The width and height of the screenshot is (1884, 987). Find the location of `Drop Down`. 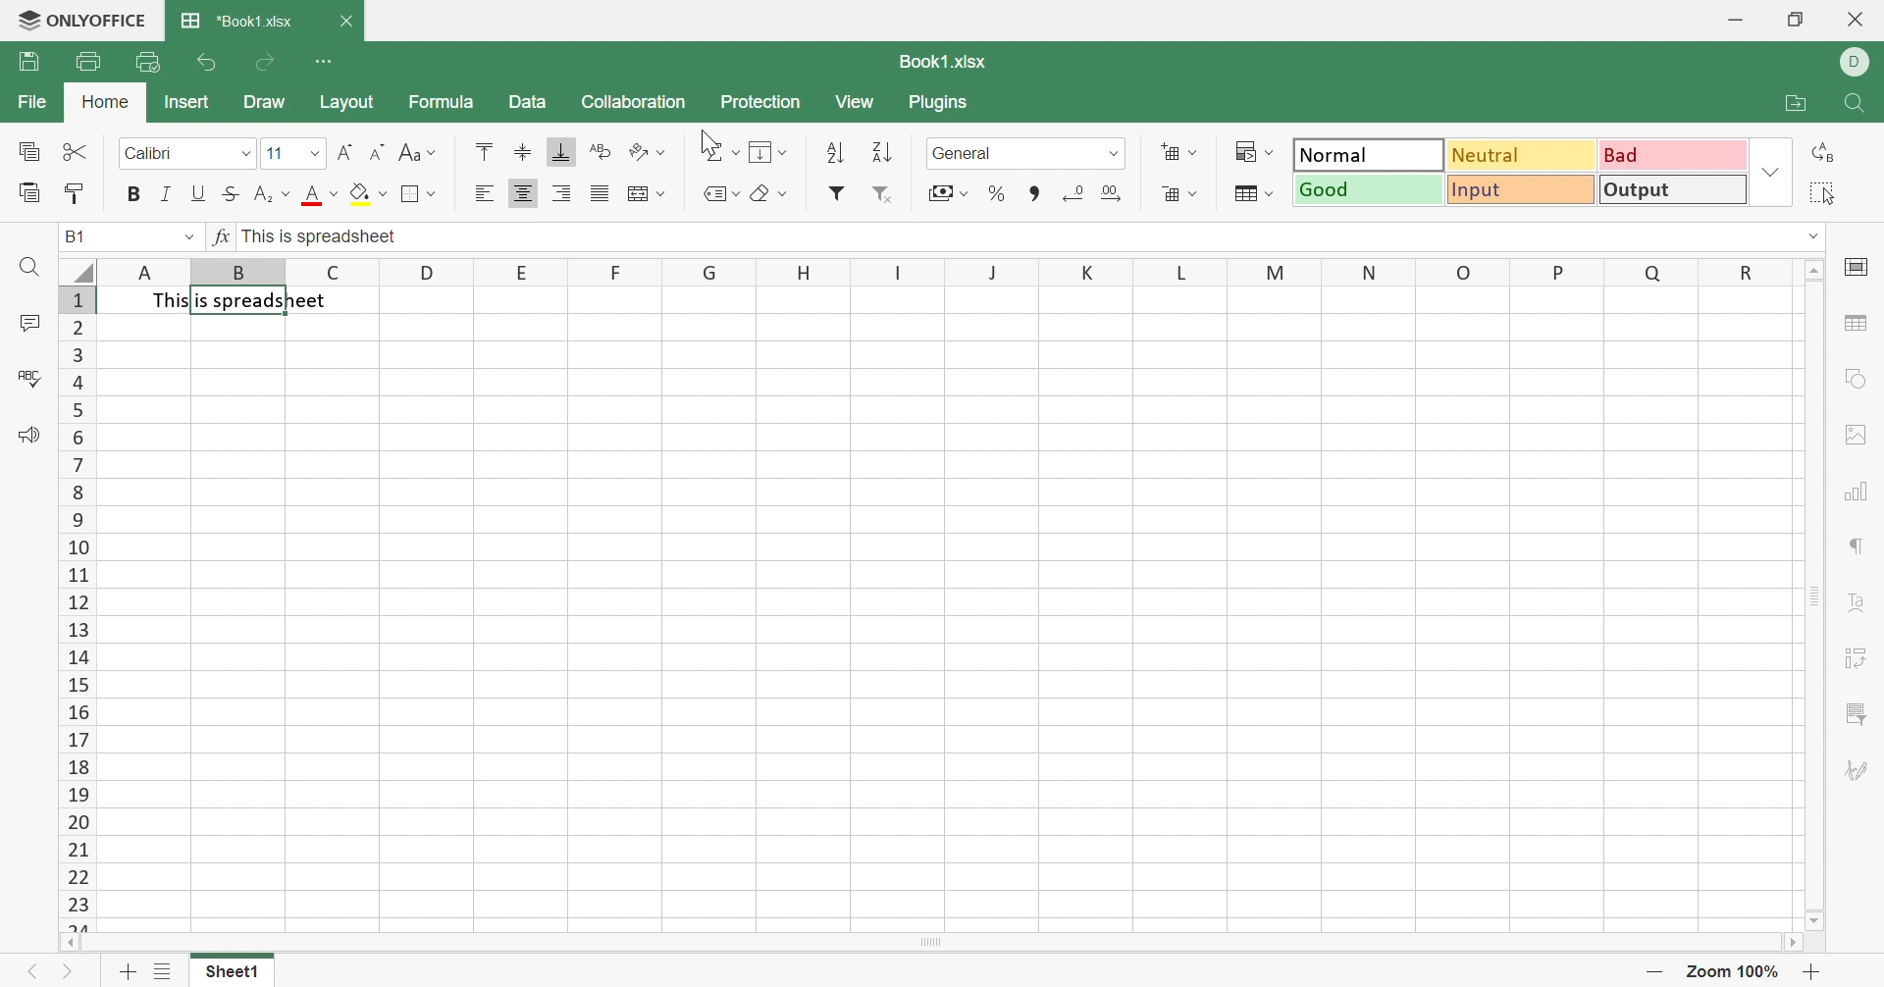

Drop Down is located at coordinates (1271, 192).